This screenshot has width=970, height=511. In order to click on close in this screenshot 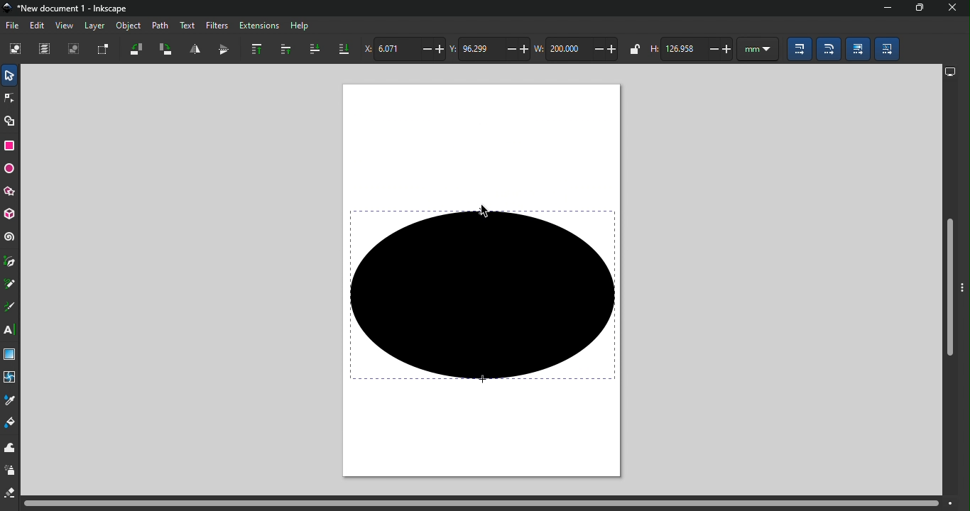, I will do `click(954, 9)`.